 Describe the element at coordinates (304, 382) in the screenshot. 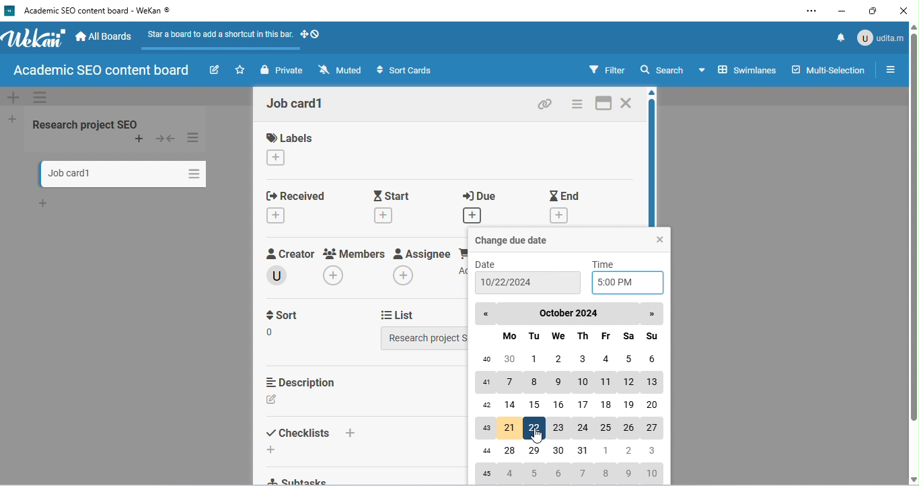

I see `description` at that location.